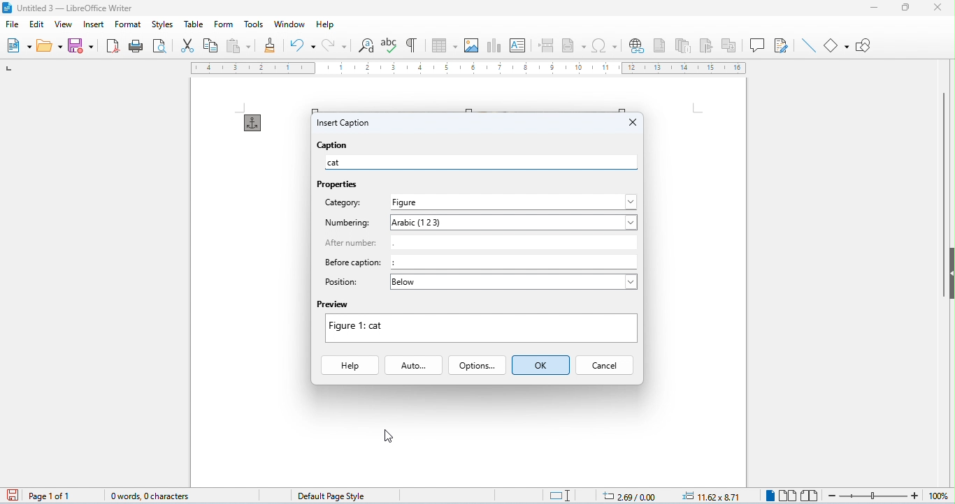 The image size is (955, 504). Describe the element at coordinates (606, 365) in the screenshot. I see `cancel` at that location.